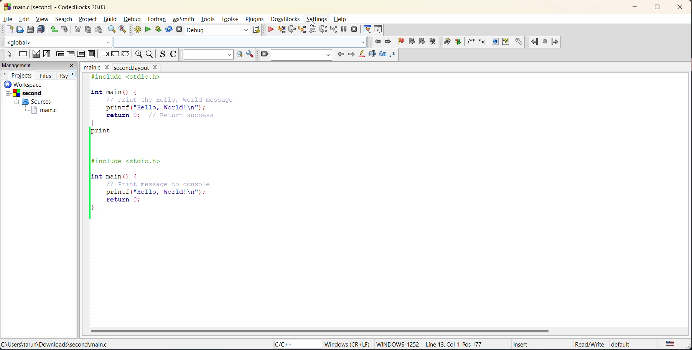 The width and height of the screenshot is (692, 350). Describe the element at coordinates (389, 41) in the screenshot. I see `jump forward` at that location.